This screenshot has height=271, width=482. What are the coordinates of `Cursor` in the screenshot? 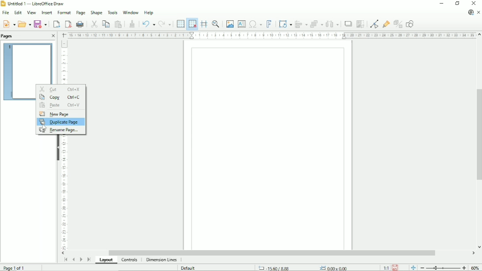 It's located at (44, 127).